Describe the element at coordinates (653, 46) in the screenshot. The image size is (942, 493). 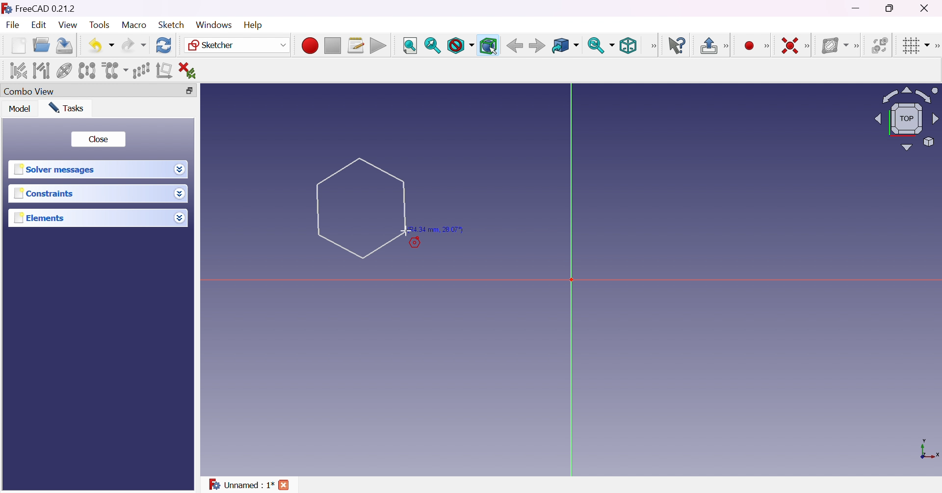
I see `[View]` at that location.